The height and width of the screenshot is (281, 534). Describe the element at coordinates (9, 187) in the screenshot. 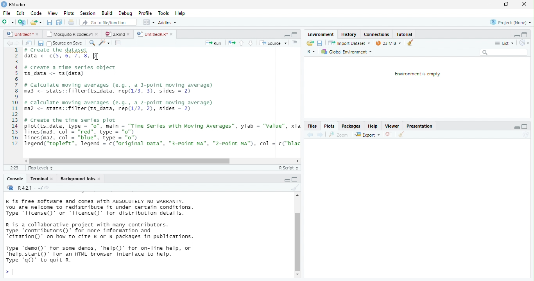

I see `R` at that location.